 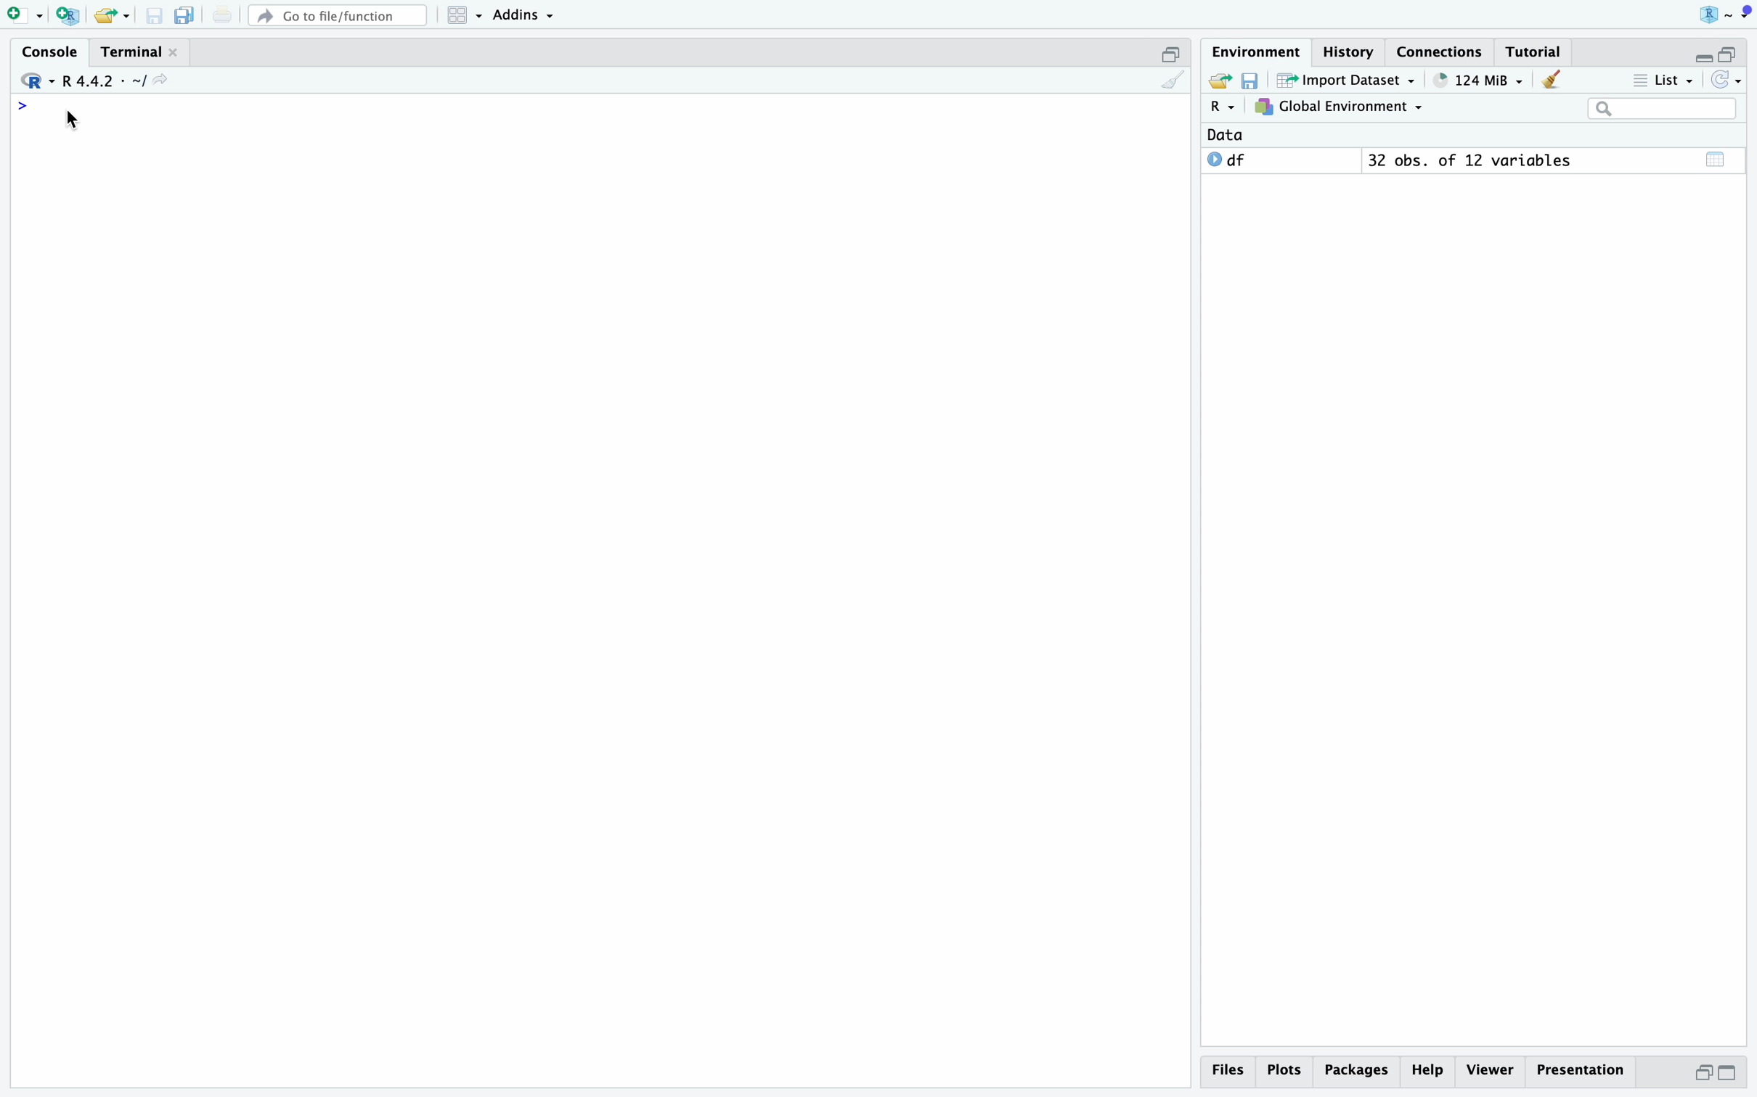 I want to click on 32 obs. of 12 variables, so click(x=1472, y=160).